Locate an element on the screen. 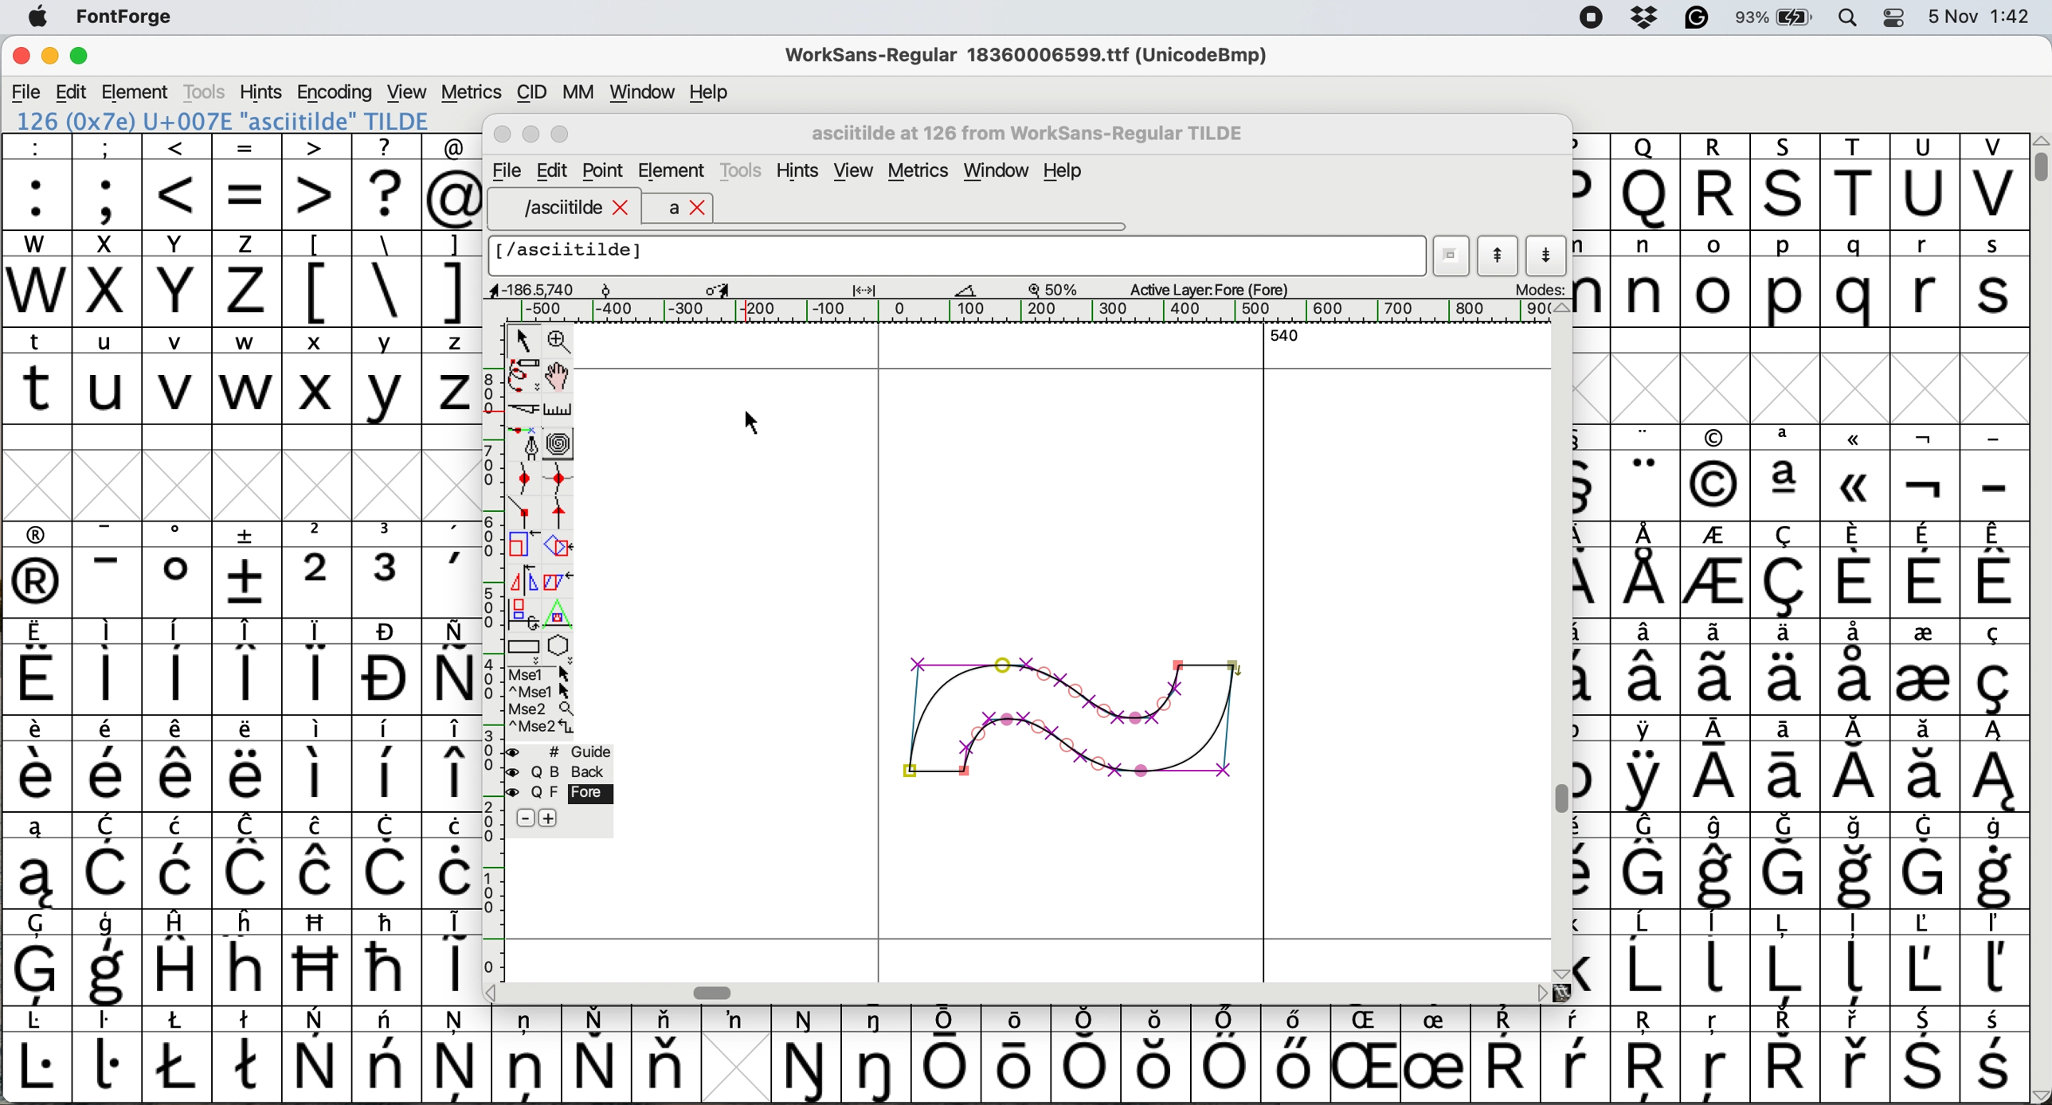  Help is located at coordinates (1063, 173).